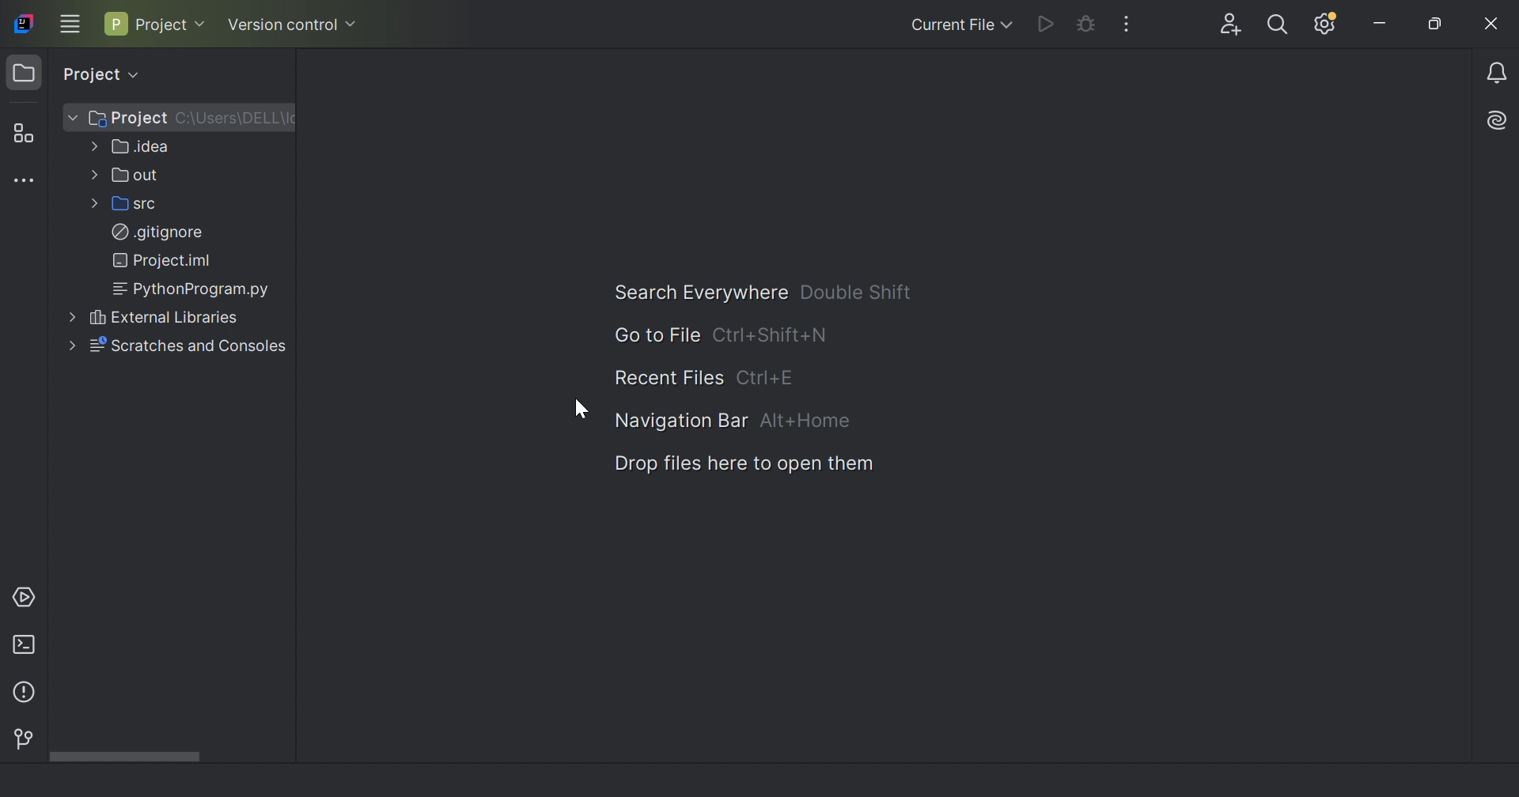  Describe the element at coordinates (1433, 25) in the screenshot. I see `Restore down` at that location.